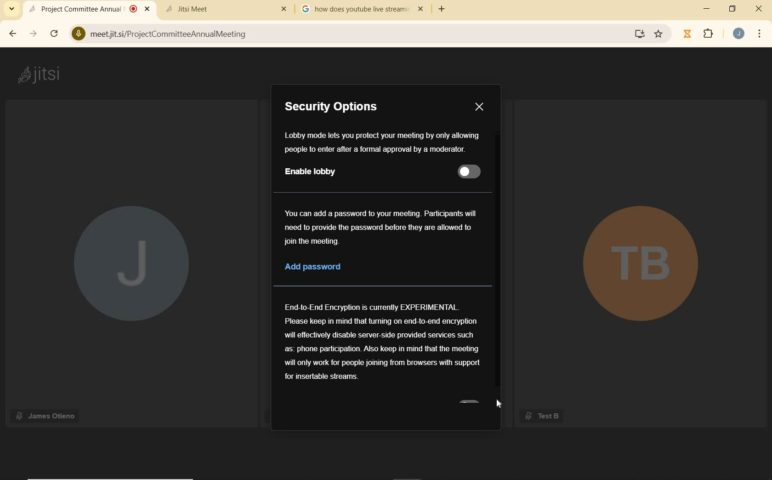 The height and width of the screenshot is (480, 772). I want to click on slider, so click(470, 172).